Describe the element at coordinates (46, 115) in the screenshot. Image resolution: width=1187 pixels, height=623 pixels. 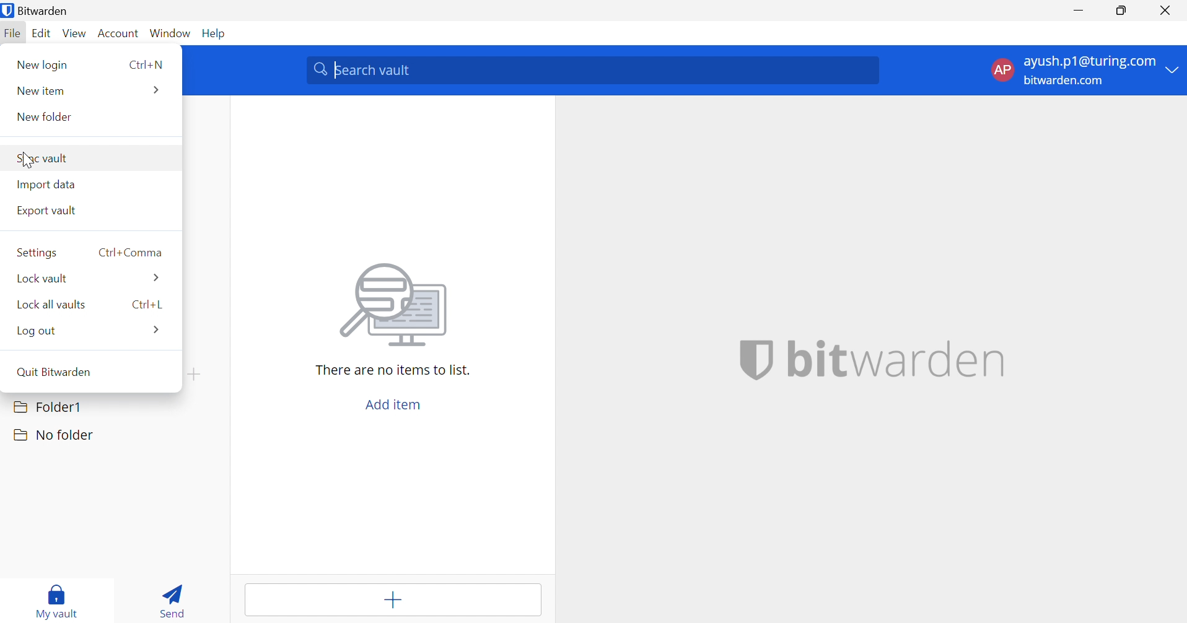
I see `New folder` at that location.